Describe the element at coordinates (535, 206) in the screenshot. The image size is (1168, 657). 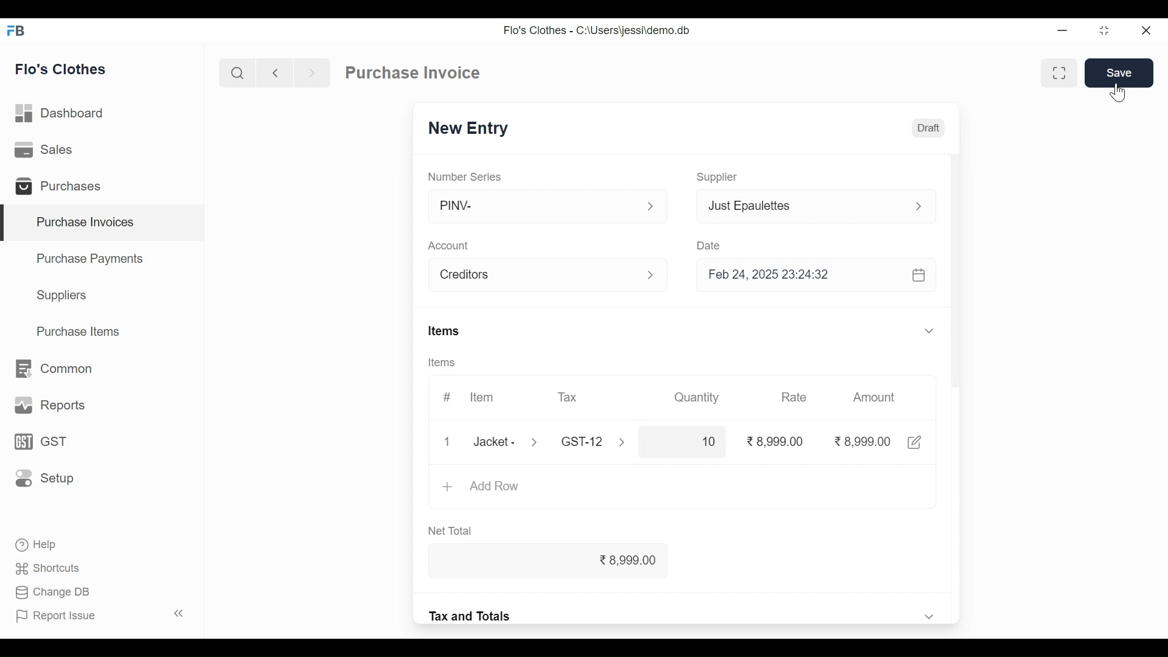
I see `PINV-` at that location.